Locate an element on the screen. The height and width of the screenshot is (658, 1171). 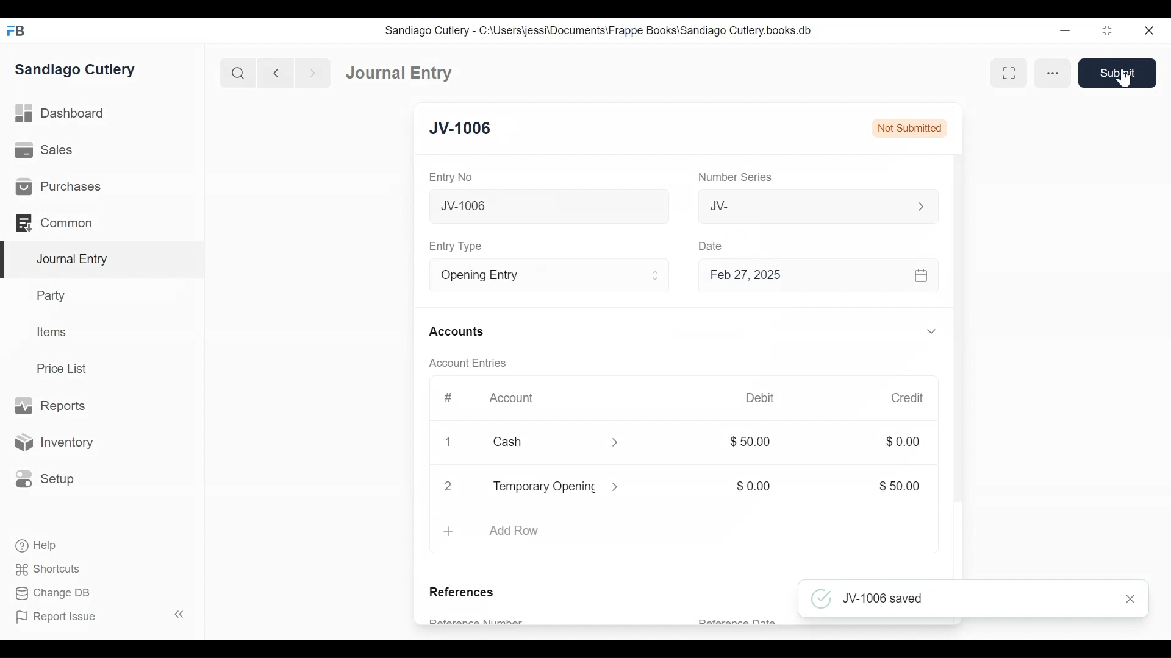
Sandiago Cutlery is located at coordinates (77, 71).